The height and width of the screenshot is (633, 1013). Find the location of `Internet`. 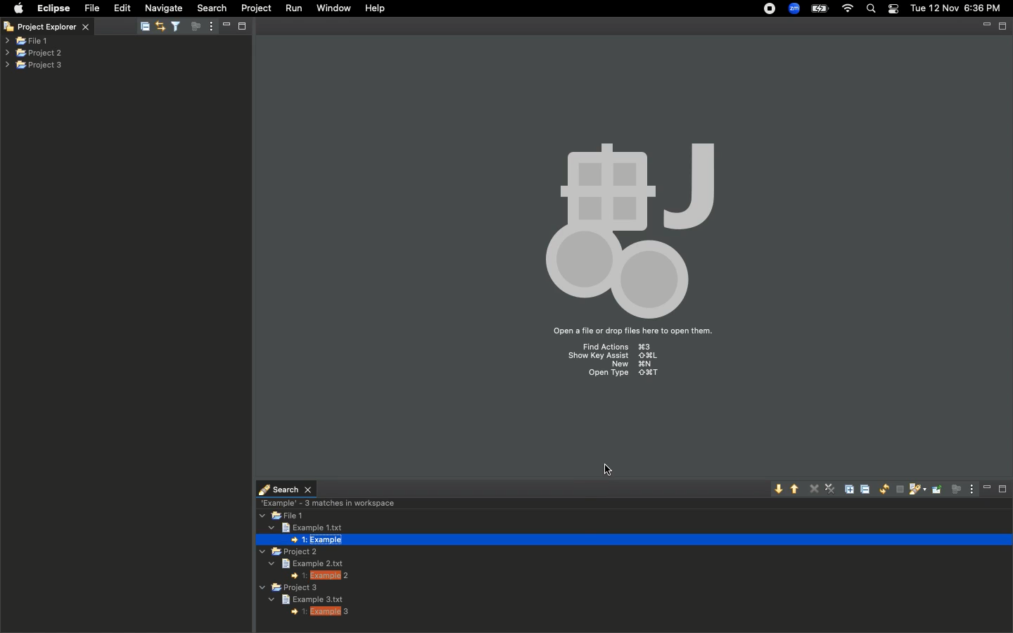

Internet is located at coordinates (848, 9).